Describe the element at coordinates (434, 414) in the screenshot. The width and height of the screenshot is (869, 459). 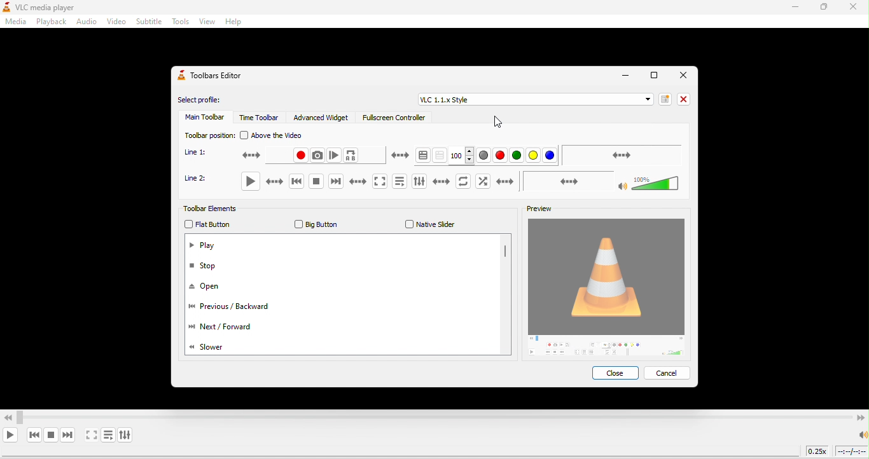
I see `Video Scrollbar` at that location.